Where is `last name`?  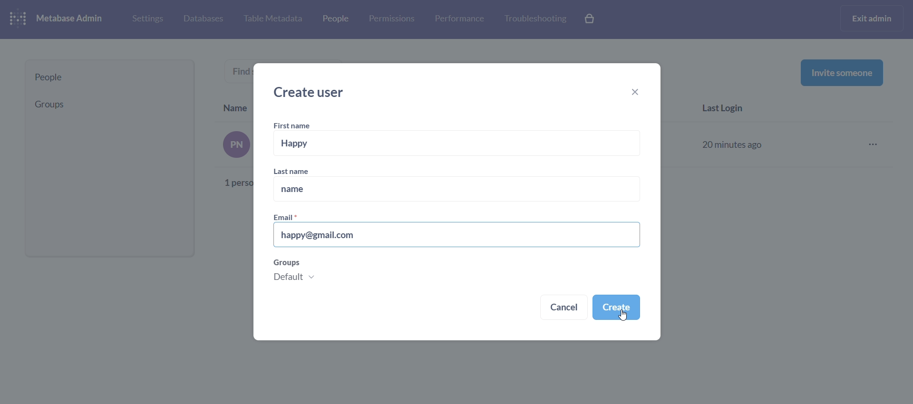
last name is located at coordinates (300, 171).